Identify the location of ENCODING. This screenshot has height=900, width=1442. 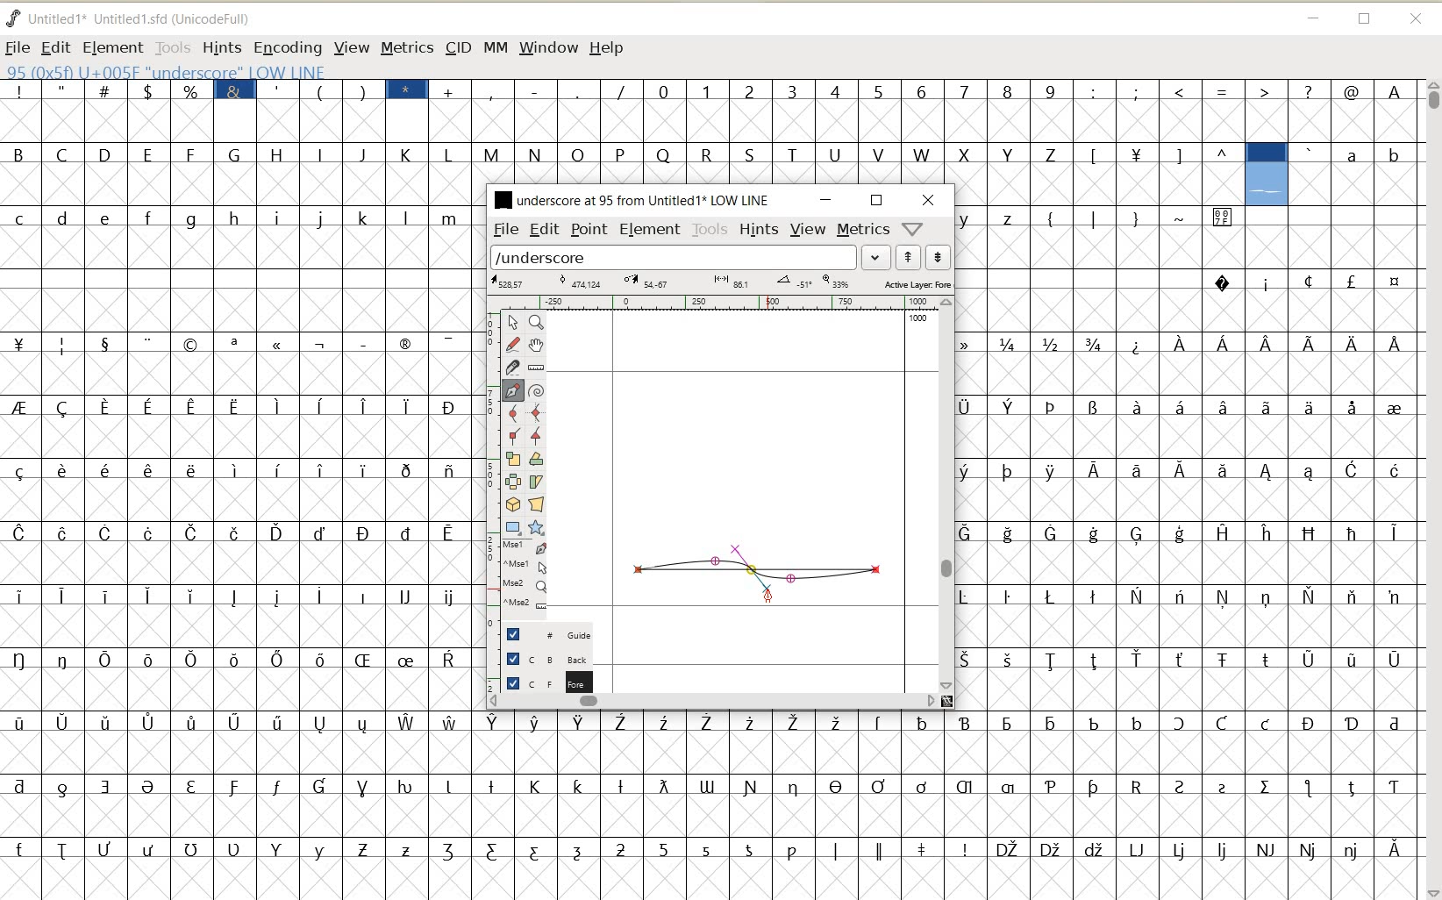
(287, 48).